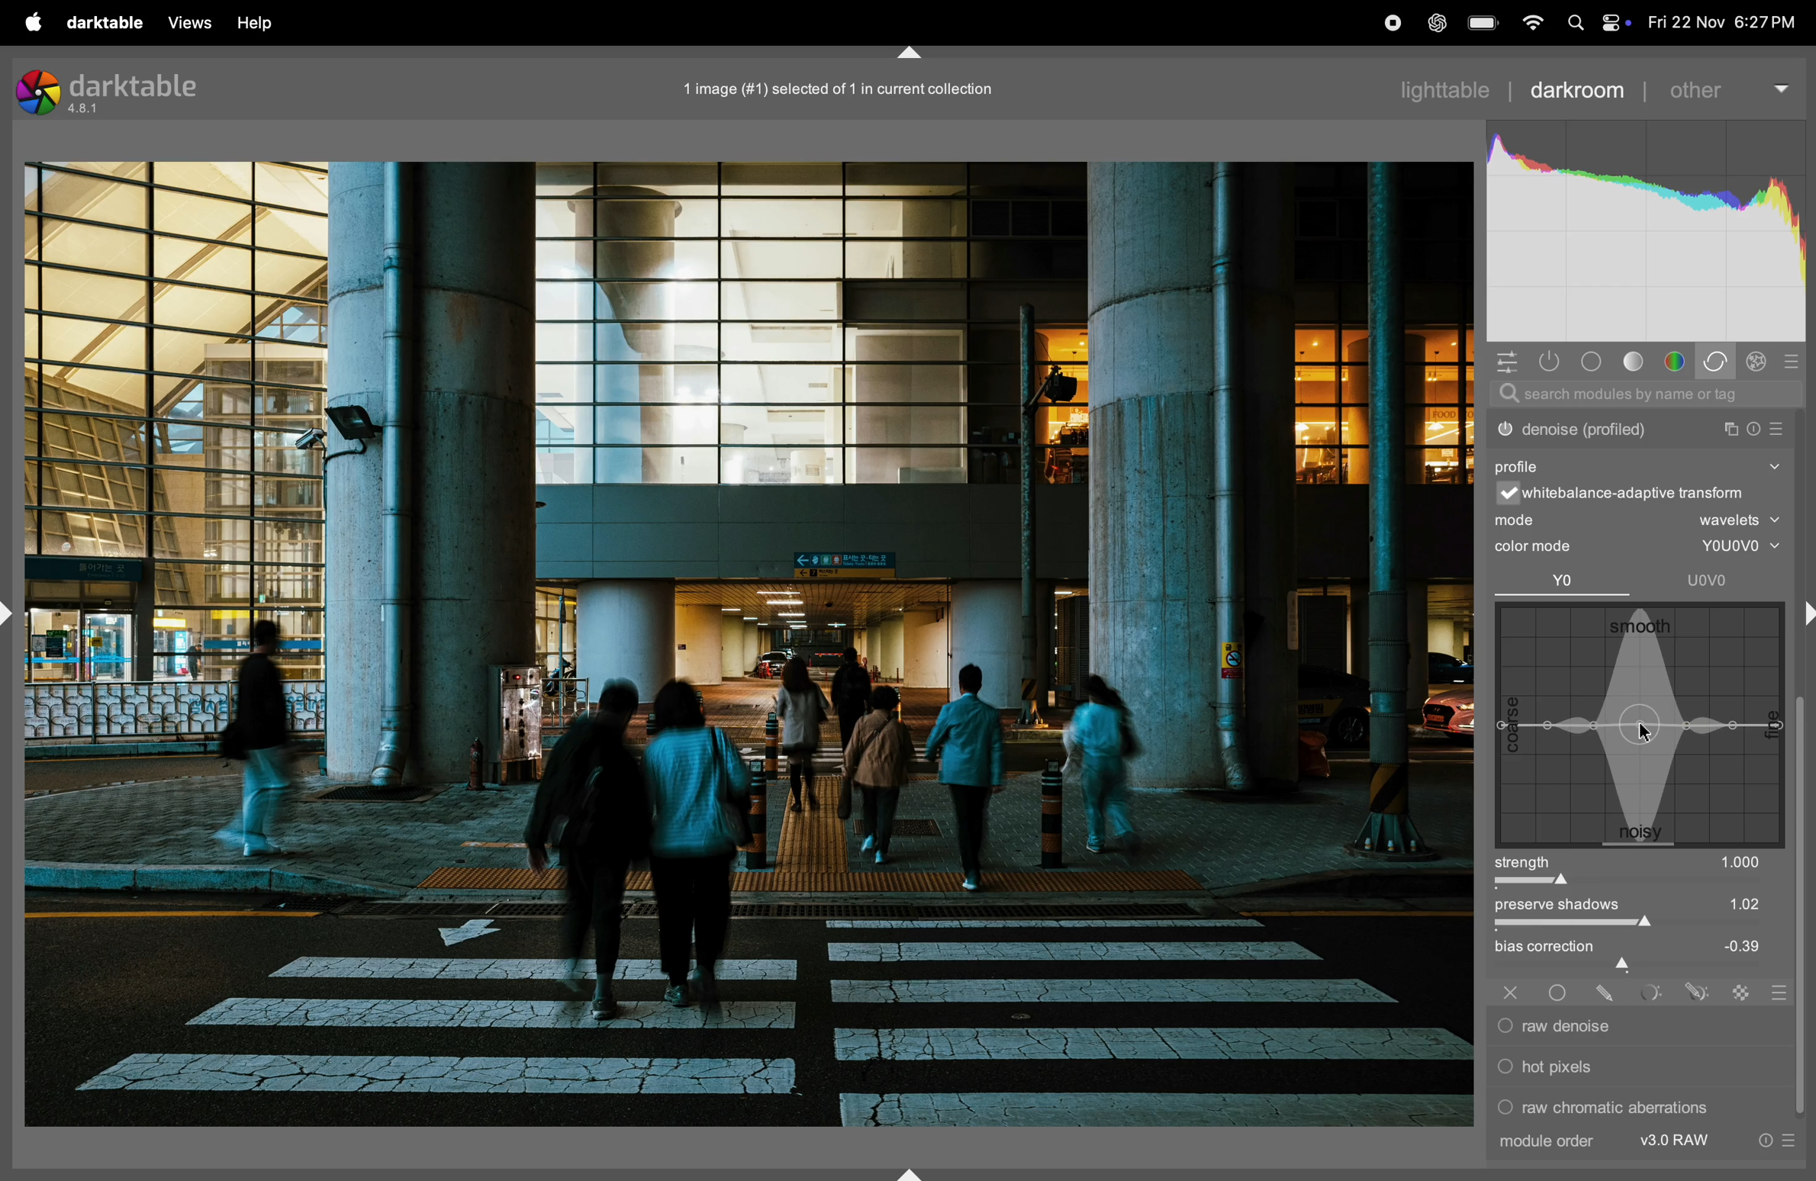 The height and width of the screenshot is (1181, 1816). Describe the element at coordinates (12, 611) in the screenshot. I see `shift+ctrl+l` at that location.